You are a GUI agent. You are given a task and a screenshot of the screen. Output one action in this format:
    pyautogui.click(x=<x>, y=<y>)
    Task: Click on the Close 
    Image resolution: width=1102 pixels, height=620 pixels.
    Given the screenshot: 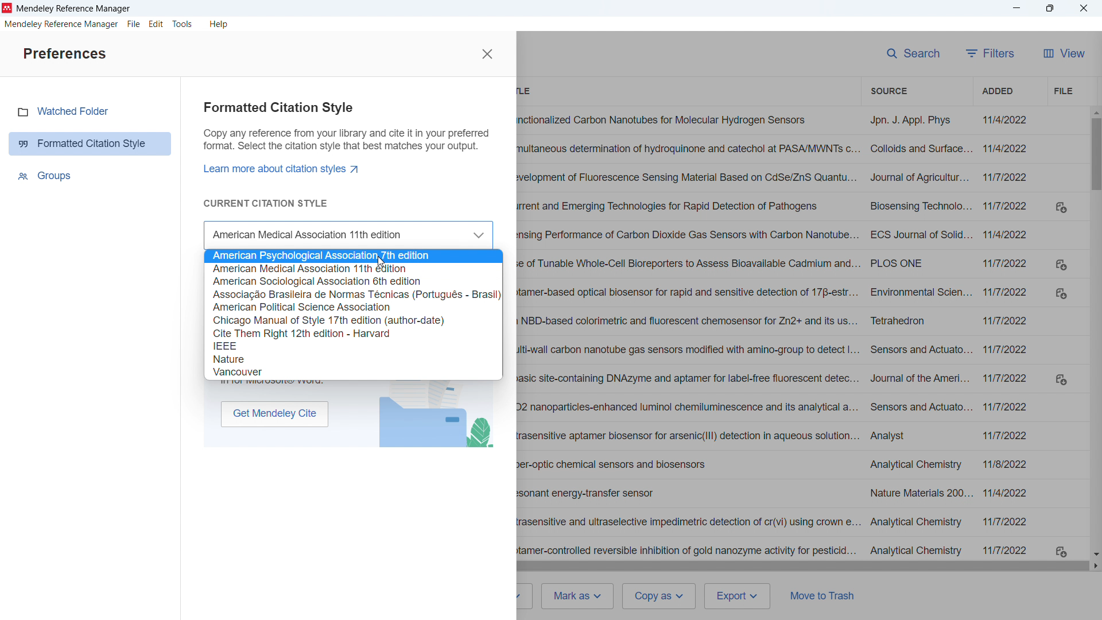 What is the action you would take?
    pyautogui.click(x=1082, y=7)
    